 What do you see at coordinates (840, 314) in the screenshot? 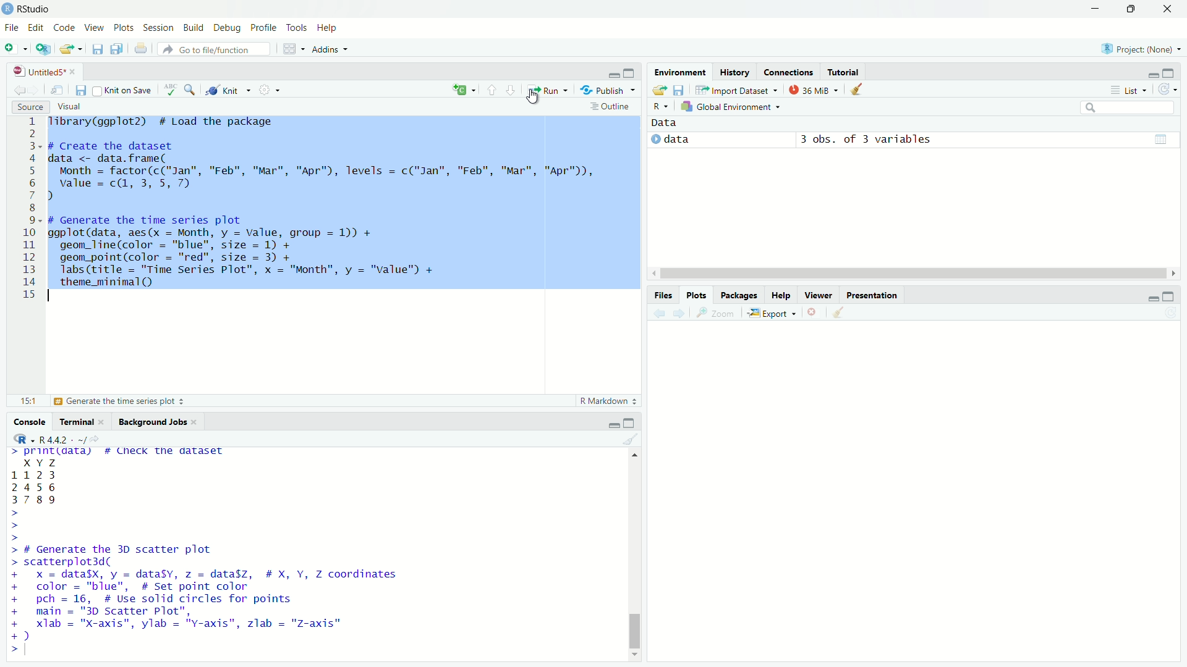
I see `clear all plots` at bounding box center [840, 314].